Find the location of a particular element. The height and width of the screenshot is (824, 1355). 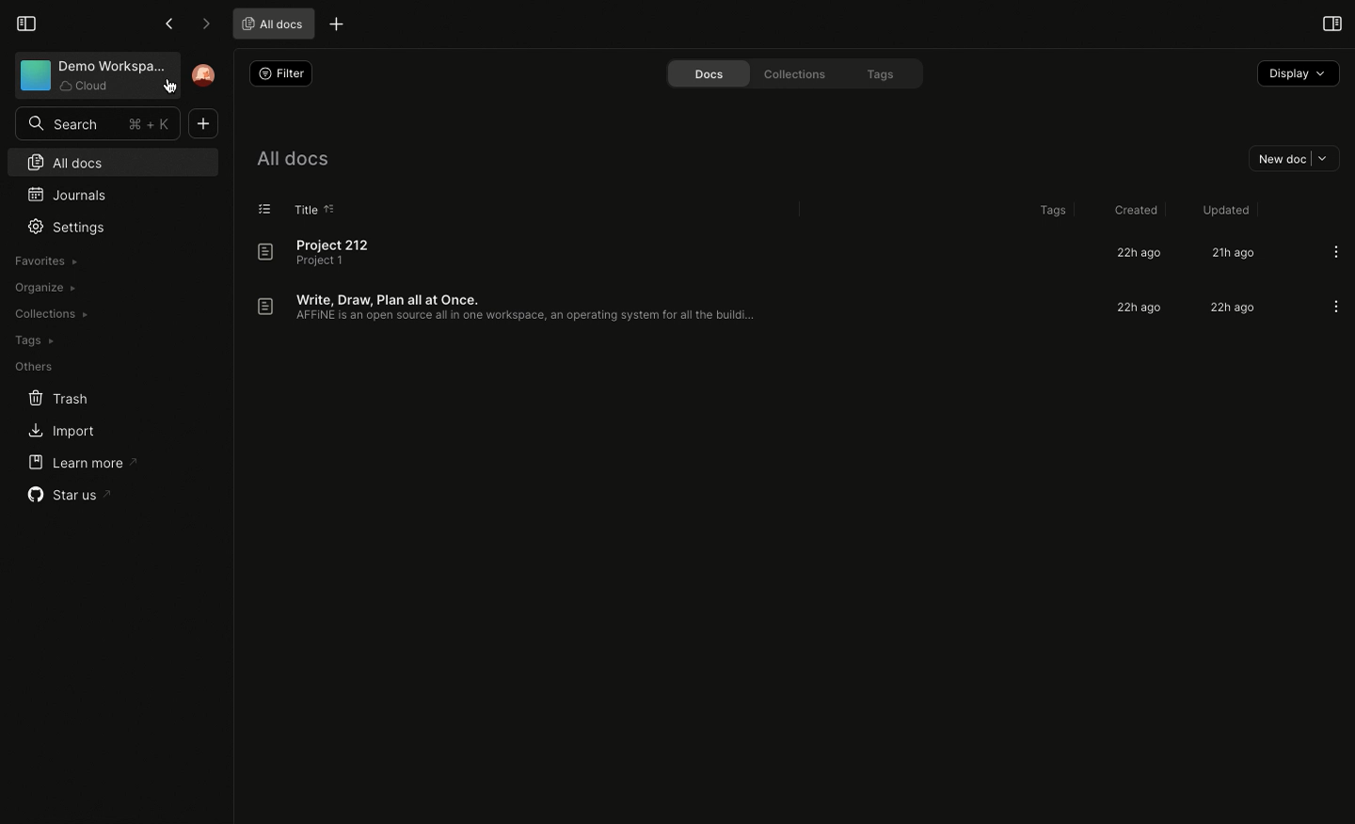

Docs is located at coordinates (704, 72).